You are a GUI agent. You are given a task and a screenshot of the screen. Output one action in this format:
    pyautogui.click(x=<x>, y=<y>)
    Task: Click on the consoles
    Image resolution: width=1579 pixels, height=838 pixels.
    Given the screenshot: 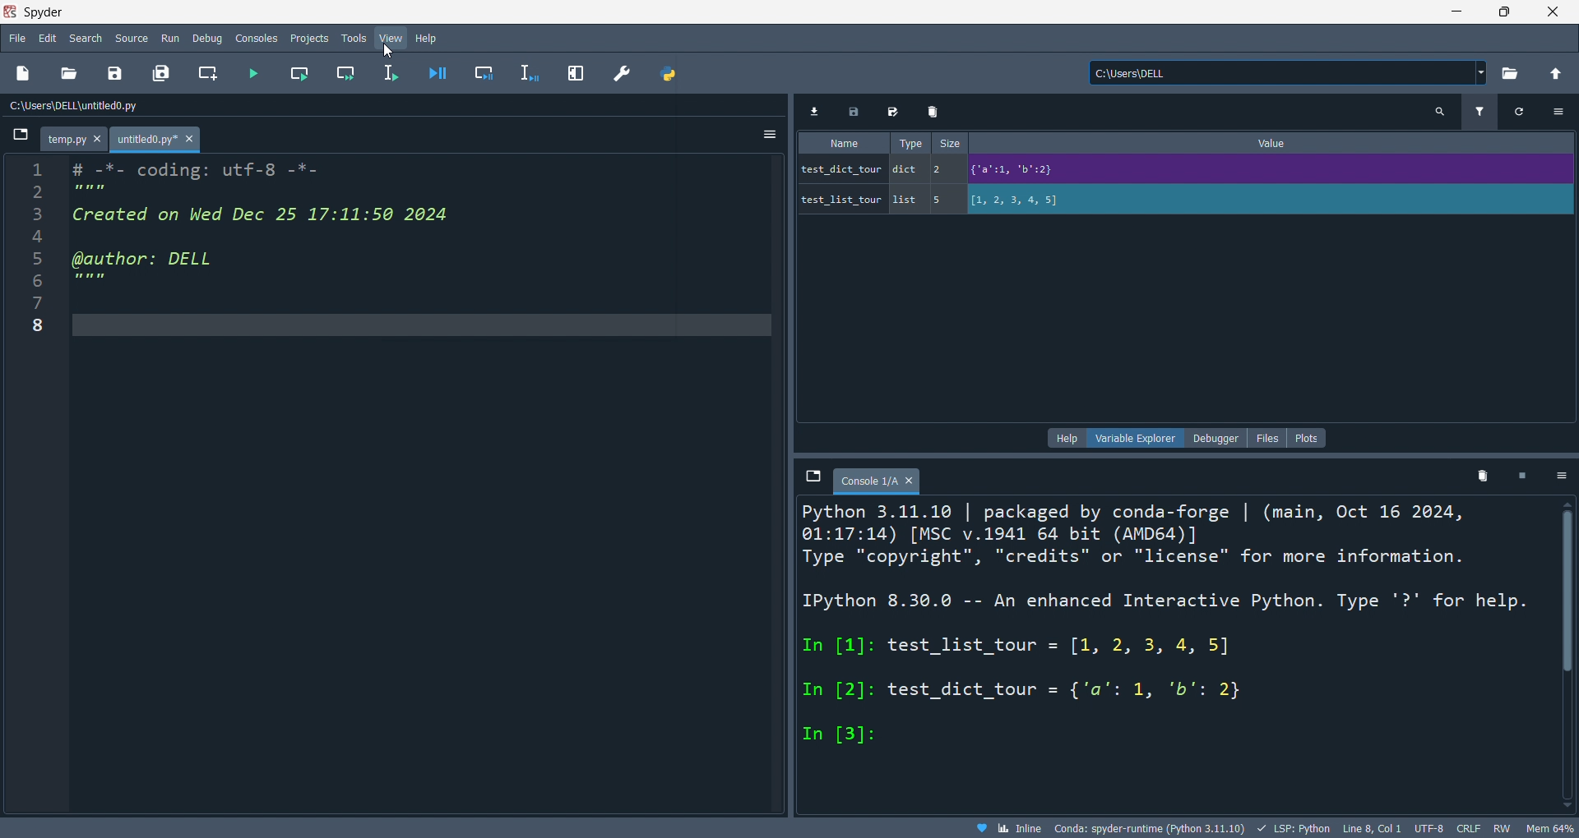 What is the action you would take?
    pyautogui.click(x=259, y=37)
    